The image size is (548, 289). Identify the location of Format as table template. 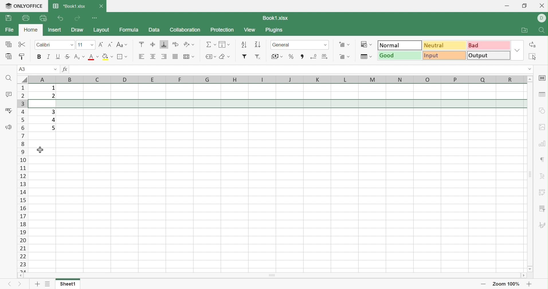
(363, 56).